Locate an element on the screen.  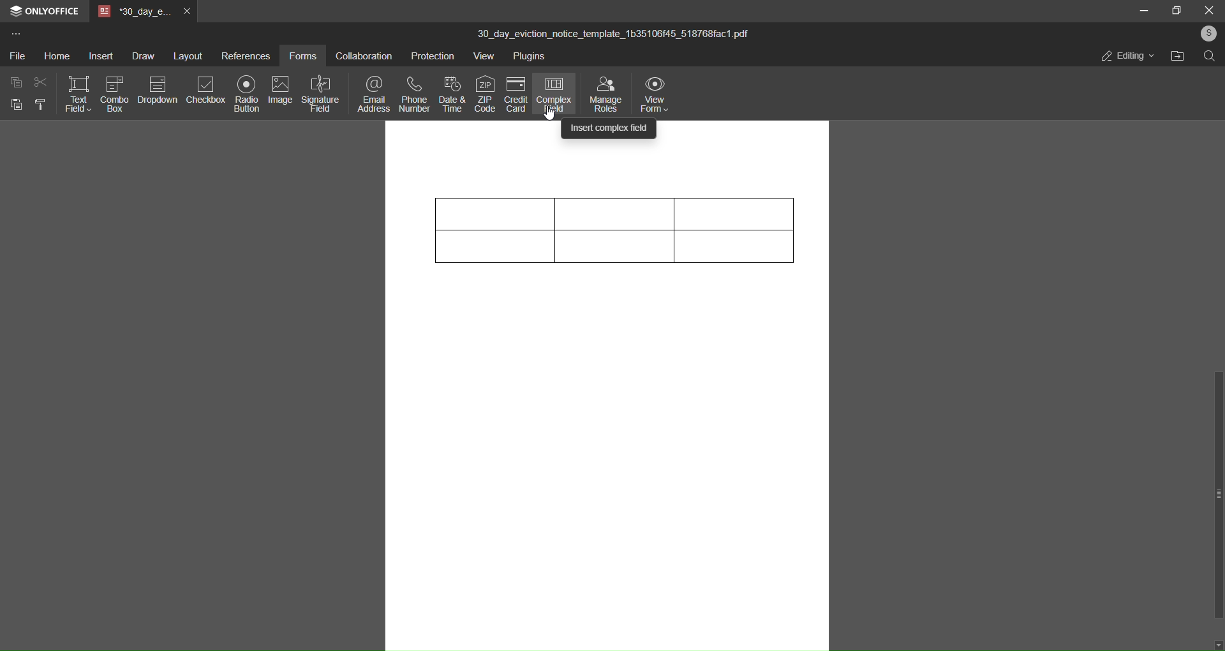
check box is located at coordinates (207, 90).